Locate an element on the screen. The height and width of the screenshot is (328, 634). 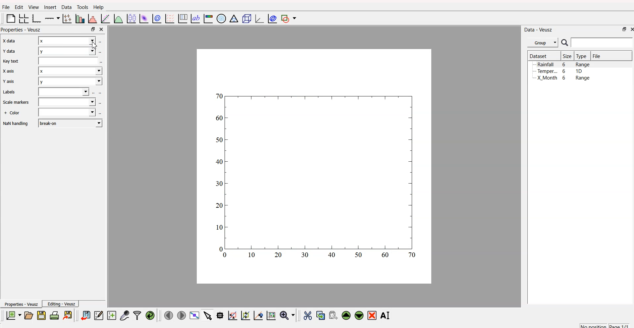
no position page 1/1 is located at coordinates (604, 324).